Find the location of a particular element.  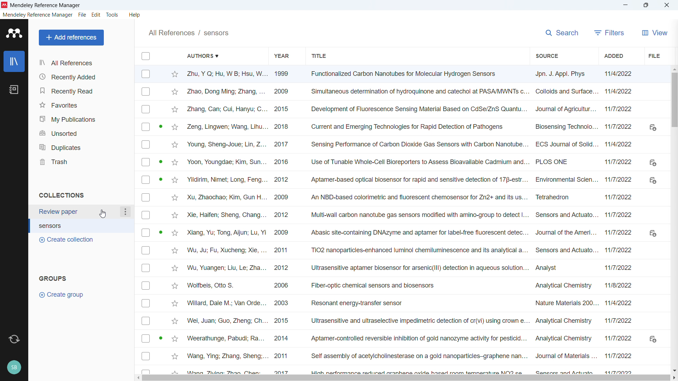

Year of publication of individual entries  is located at coordinates (281, 221).